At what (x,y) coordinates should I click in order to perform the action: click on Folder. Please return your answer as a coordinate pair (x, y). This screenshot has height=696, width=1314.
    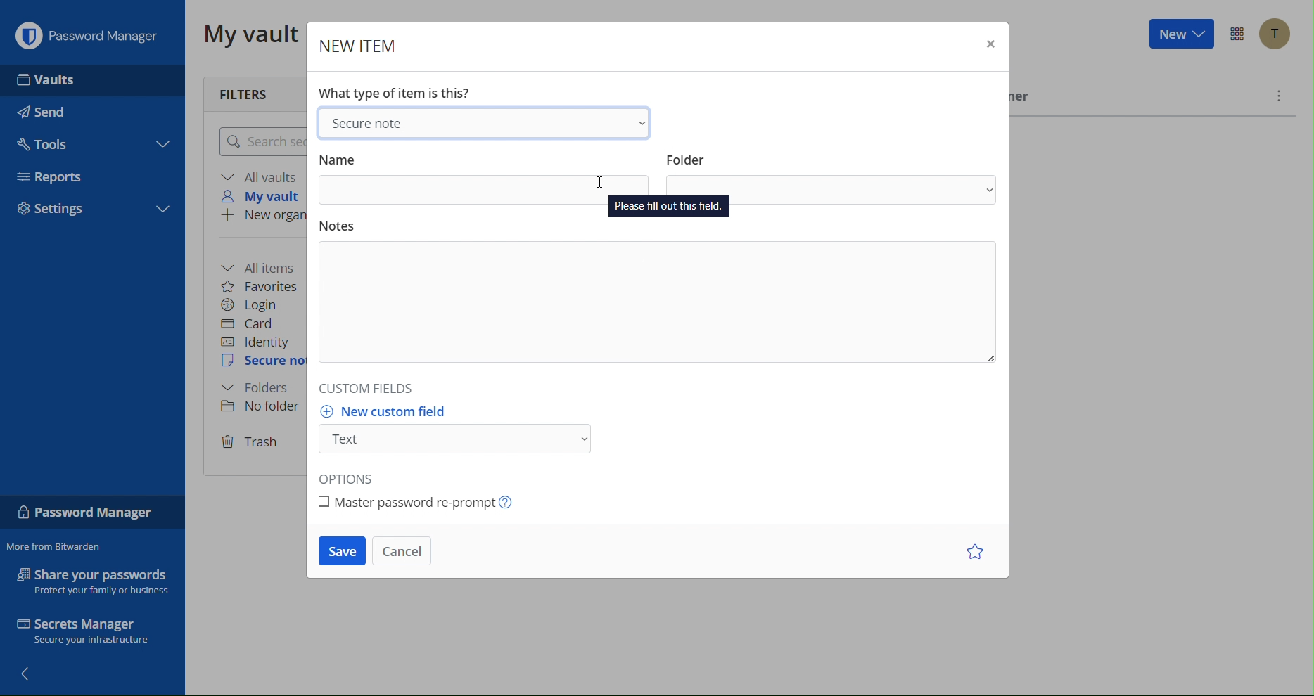
    Looking at the image, I should click on (830, 179).